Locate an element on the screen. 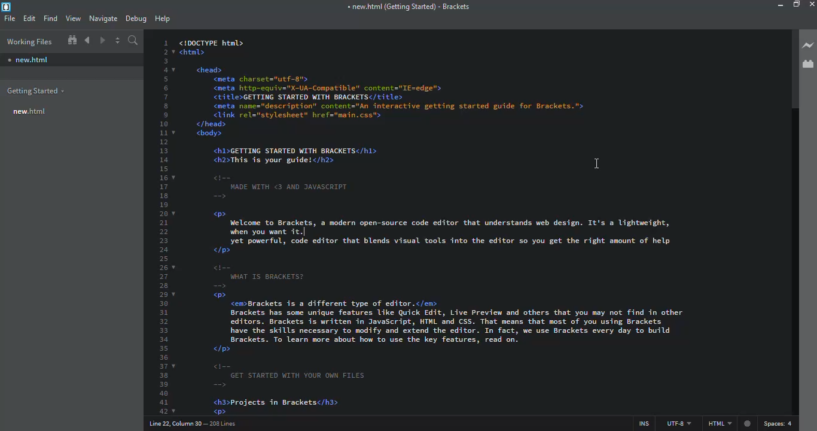  test code is located at coordinates (447, 329).